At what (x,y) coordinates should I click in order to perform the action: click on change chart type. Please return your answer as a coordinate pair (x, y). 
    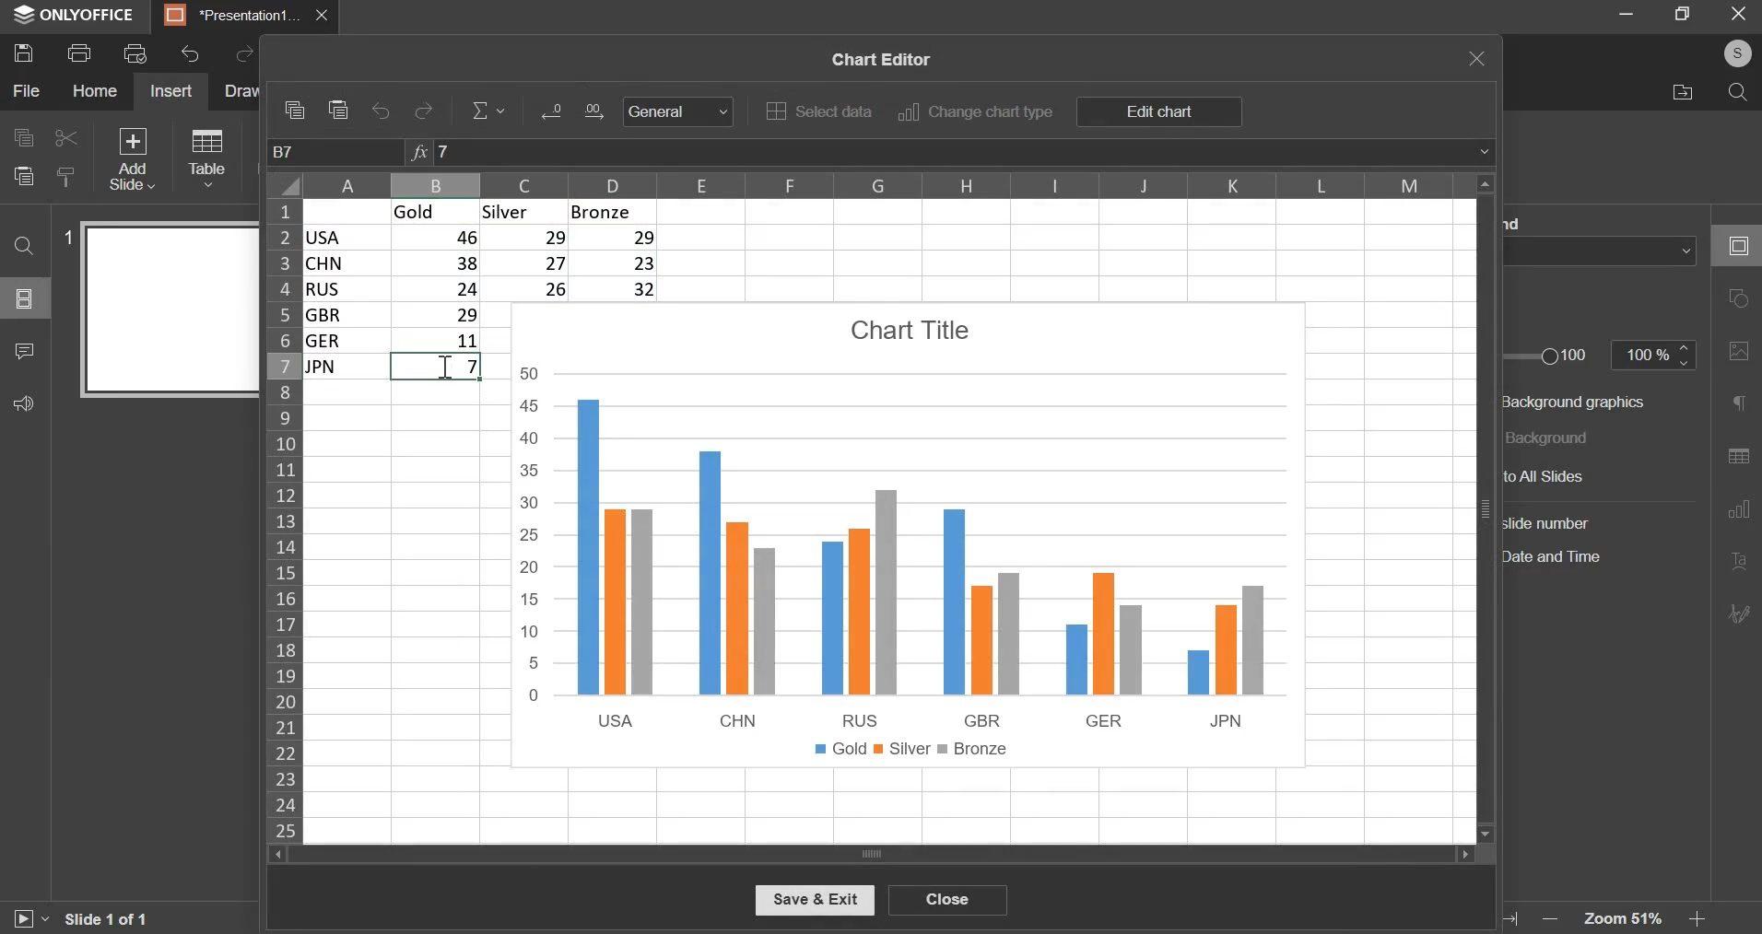
    Looking at the image, I should click on (976, 112).